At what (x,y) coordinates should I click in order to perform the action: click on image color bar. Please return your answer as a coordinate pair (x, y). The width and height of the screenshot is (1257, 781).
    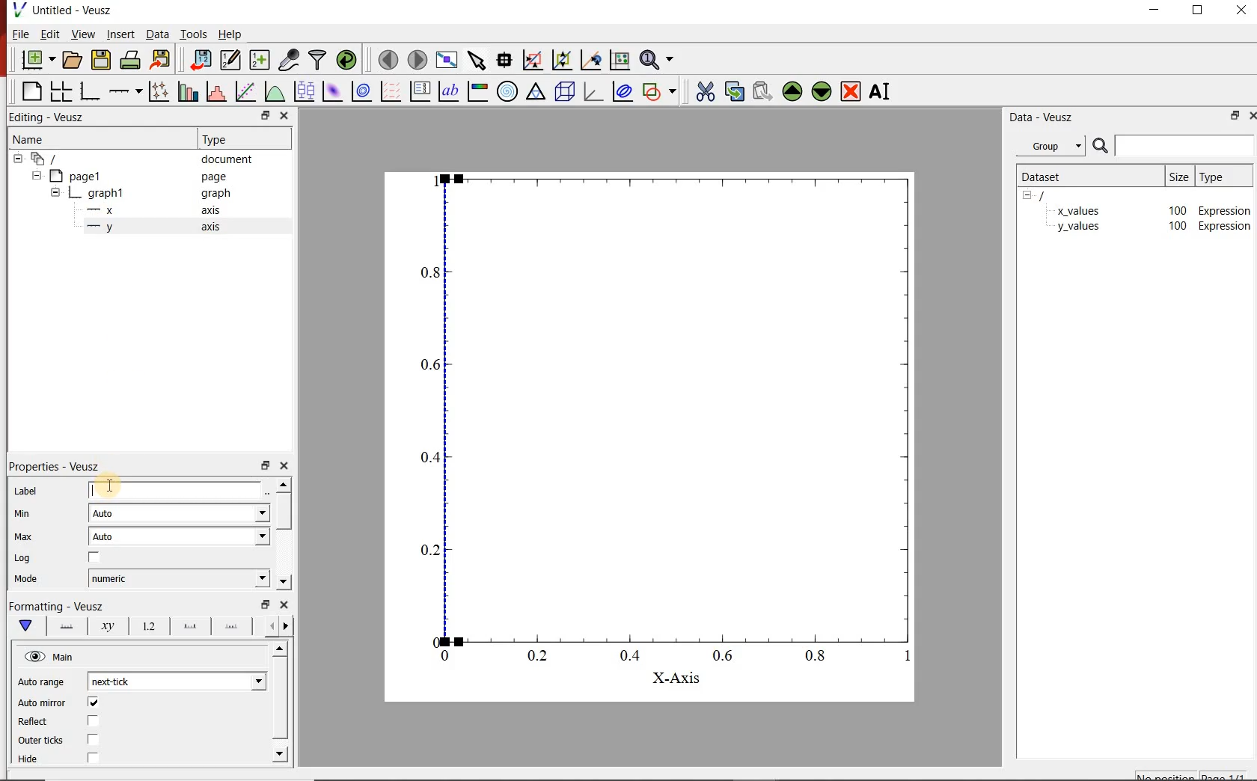
    Looking at the image, I should click on (478, 92).